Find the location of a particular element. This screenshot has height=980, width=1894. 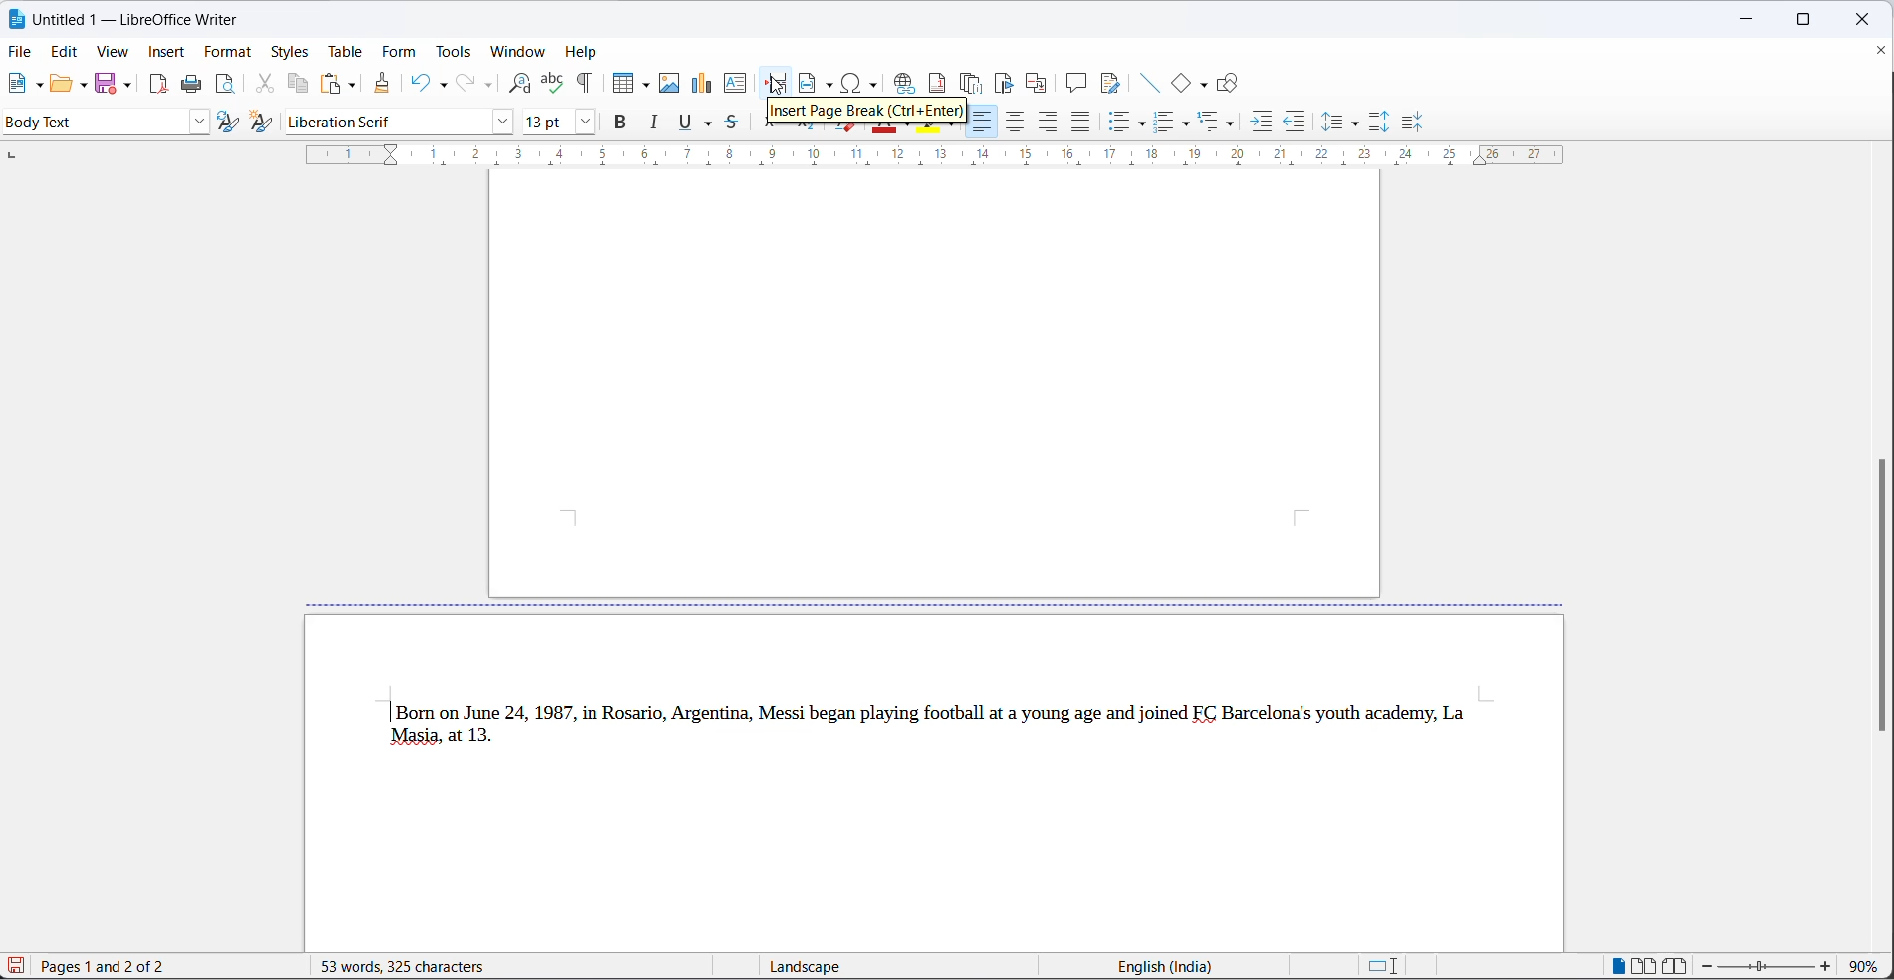

show track changes function is located at coordinates (1111, 84).